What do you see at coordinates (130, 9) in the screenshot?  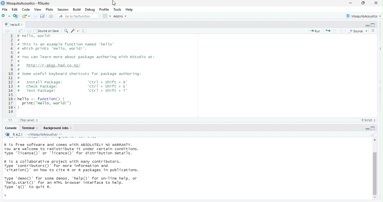 I see `Help` at bounding box center [130, 9].